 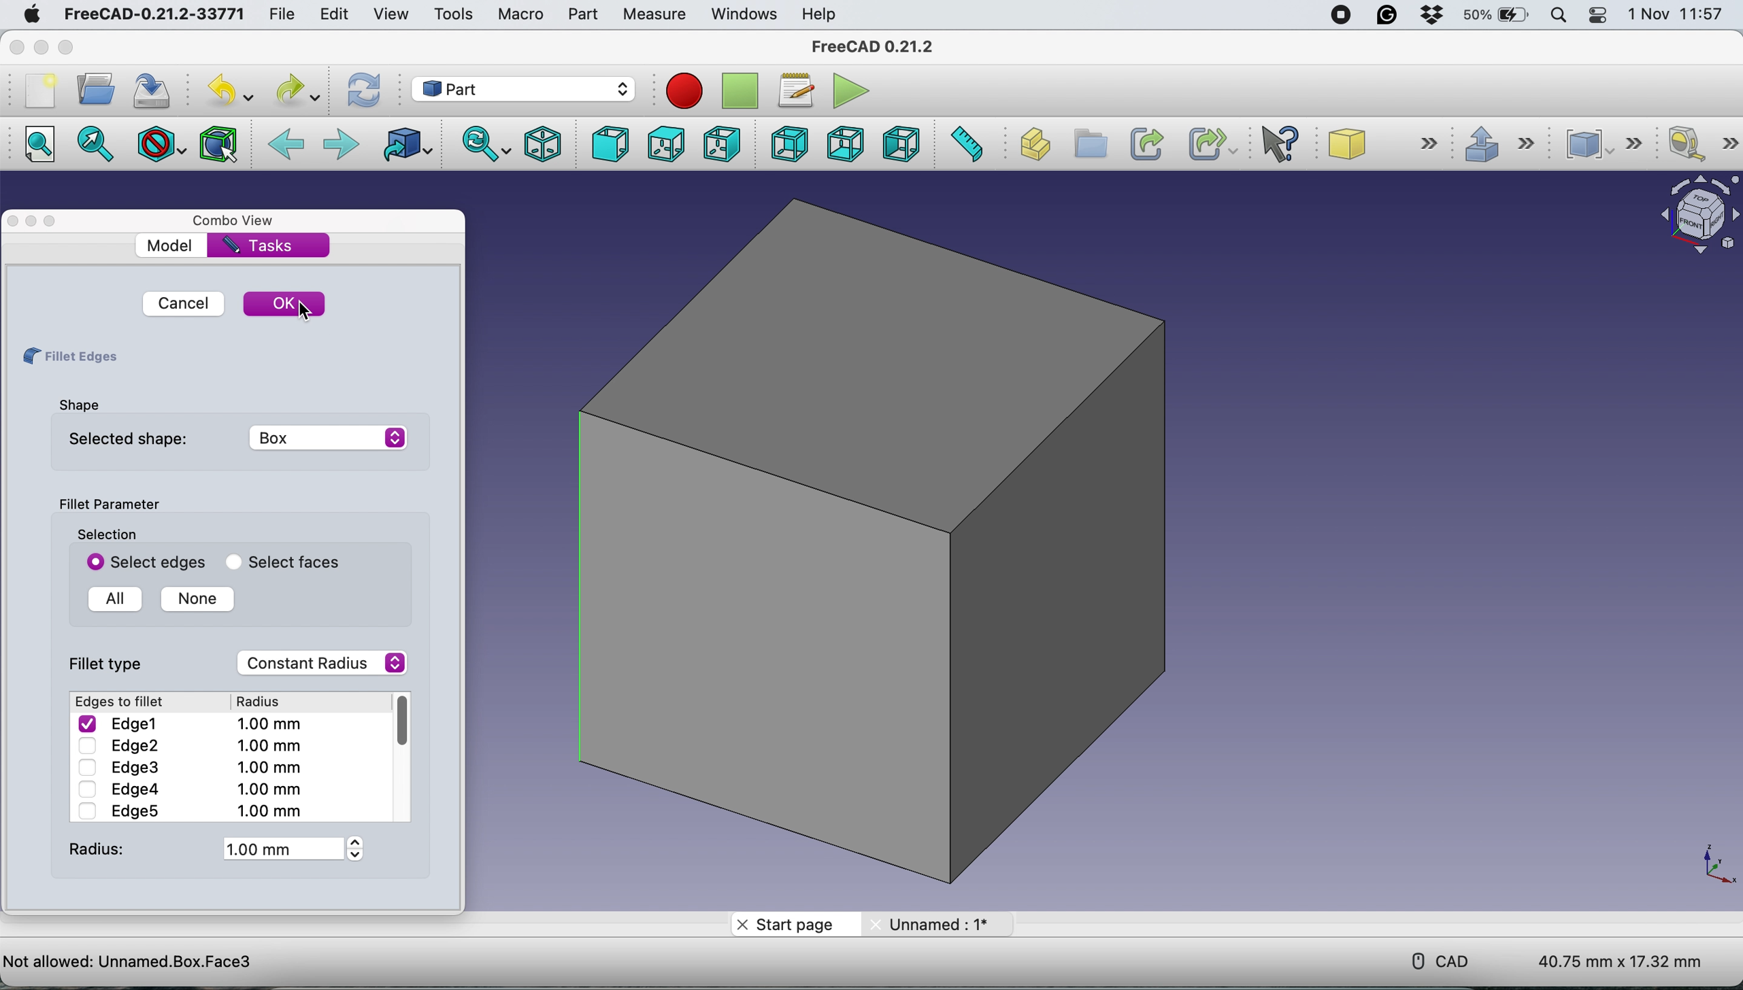 What do you see at coordinates (241, 663) in the screenshot?
I see `Fillet type - Constant Radius` at bounding box center [241, 663].